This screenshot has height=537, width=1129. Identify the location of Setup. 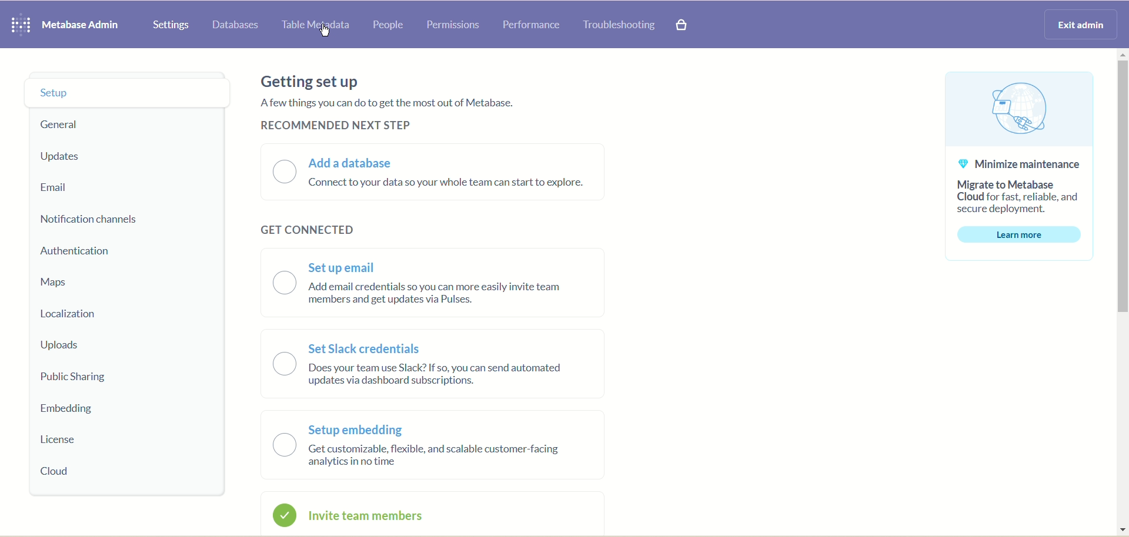
(119, 92).